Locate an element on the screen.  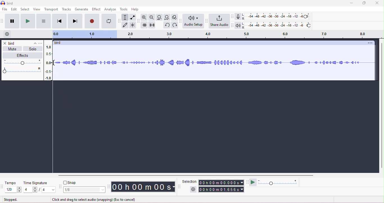
play at speed/play at speed once is located at coordinates (254, 182).